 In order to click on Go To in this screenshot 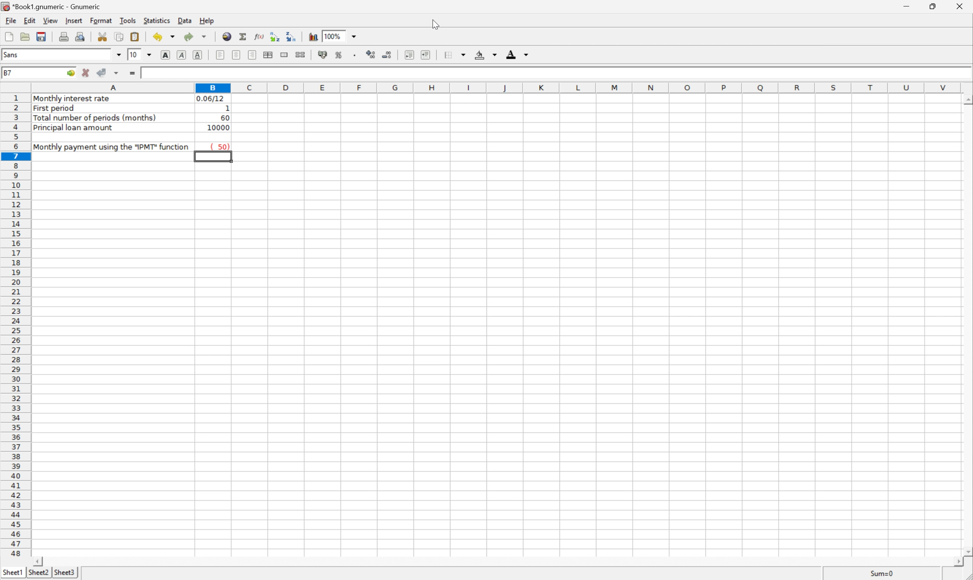, I will do `click(70, 74)`.